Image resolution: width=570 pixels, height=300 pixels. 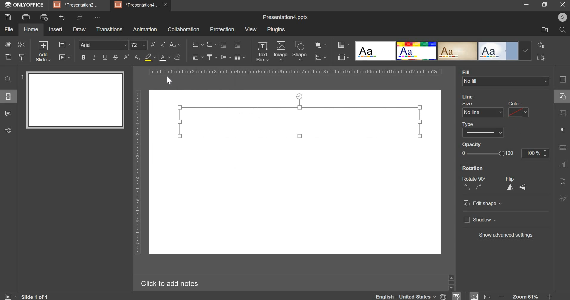 What do you see at coordinates (21, 45) in the screenshot?
I see `cut` at bounding box center [21, 45].